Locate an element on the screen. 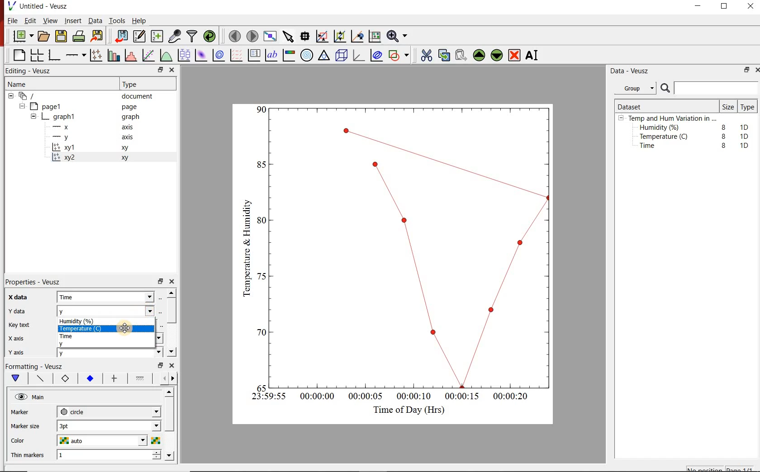 This screenshot has height=472, width=760. Time is located at coordinates (652, 148).